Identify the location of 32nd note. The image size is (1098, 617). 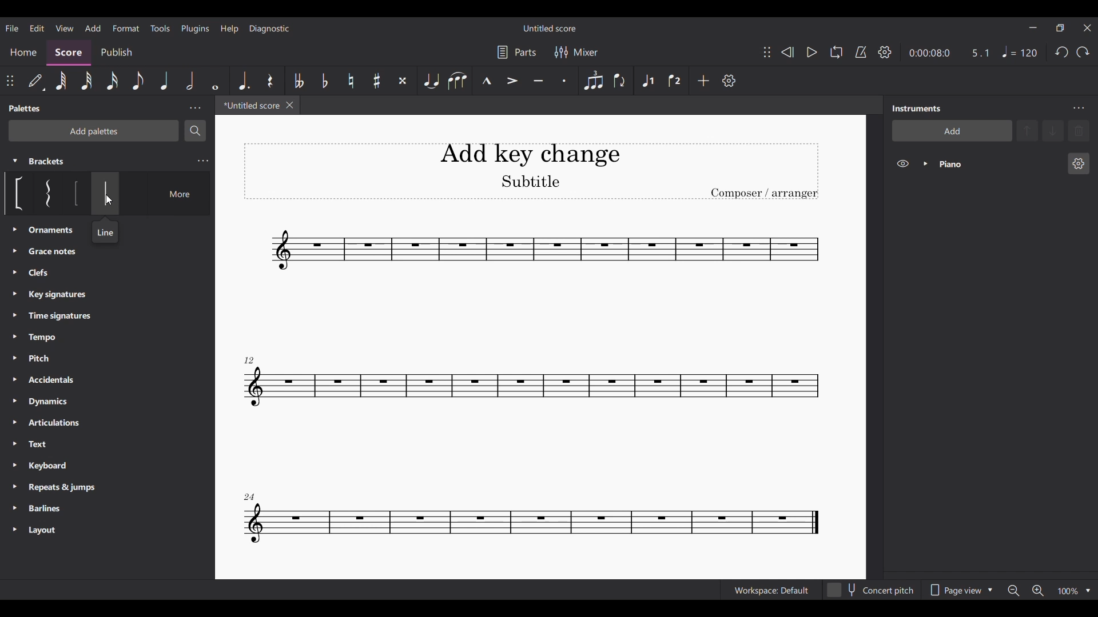
(87, 81).